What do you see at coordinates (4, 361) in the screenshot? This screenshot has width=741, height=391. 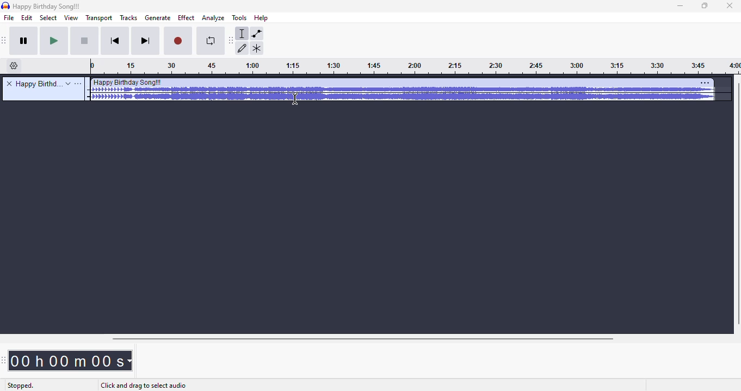 I see `audacity time toolbar` at bounding box center [4, 361].